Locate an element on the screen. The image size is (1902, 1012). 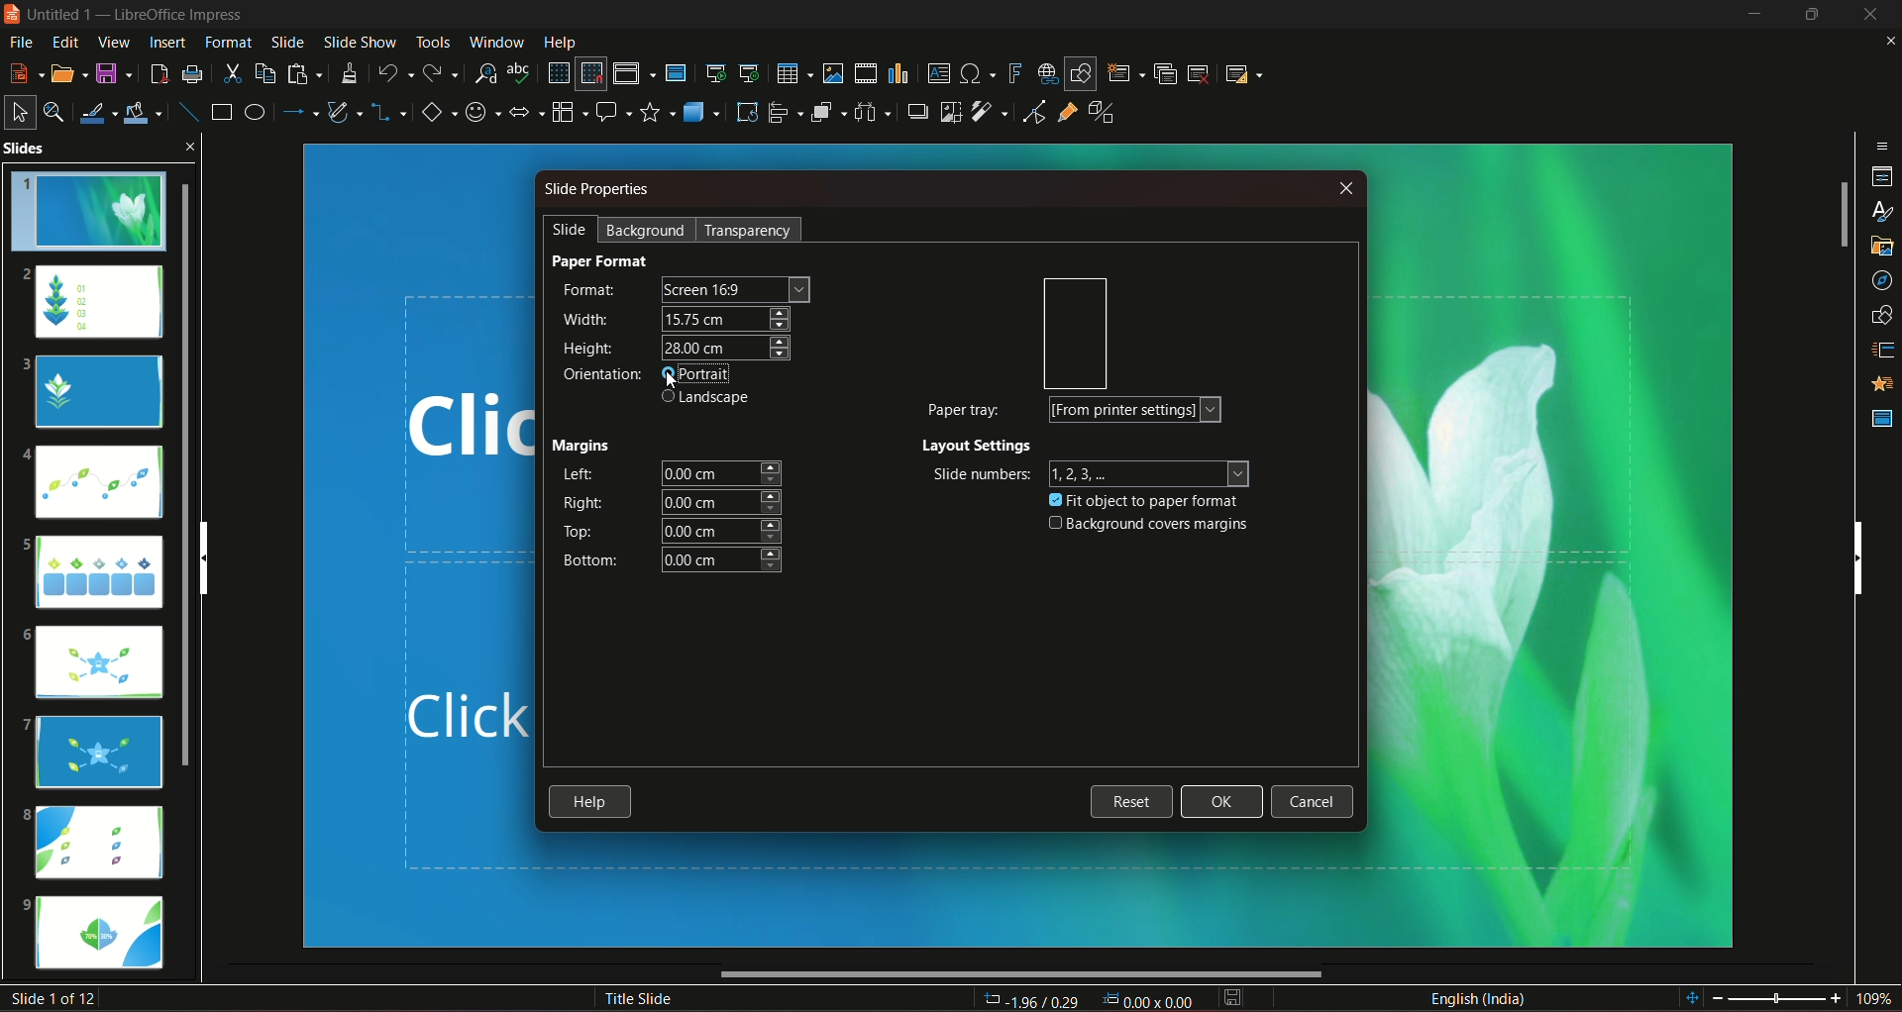
window is located at coordinates (498, 40).